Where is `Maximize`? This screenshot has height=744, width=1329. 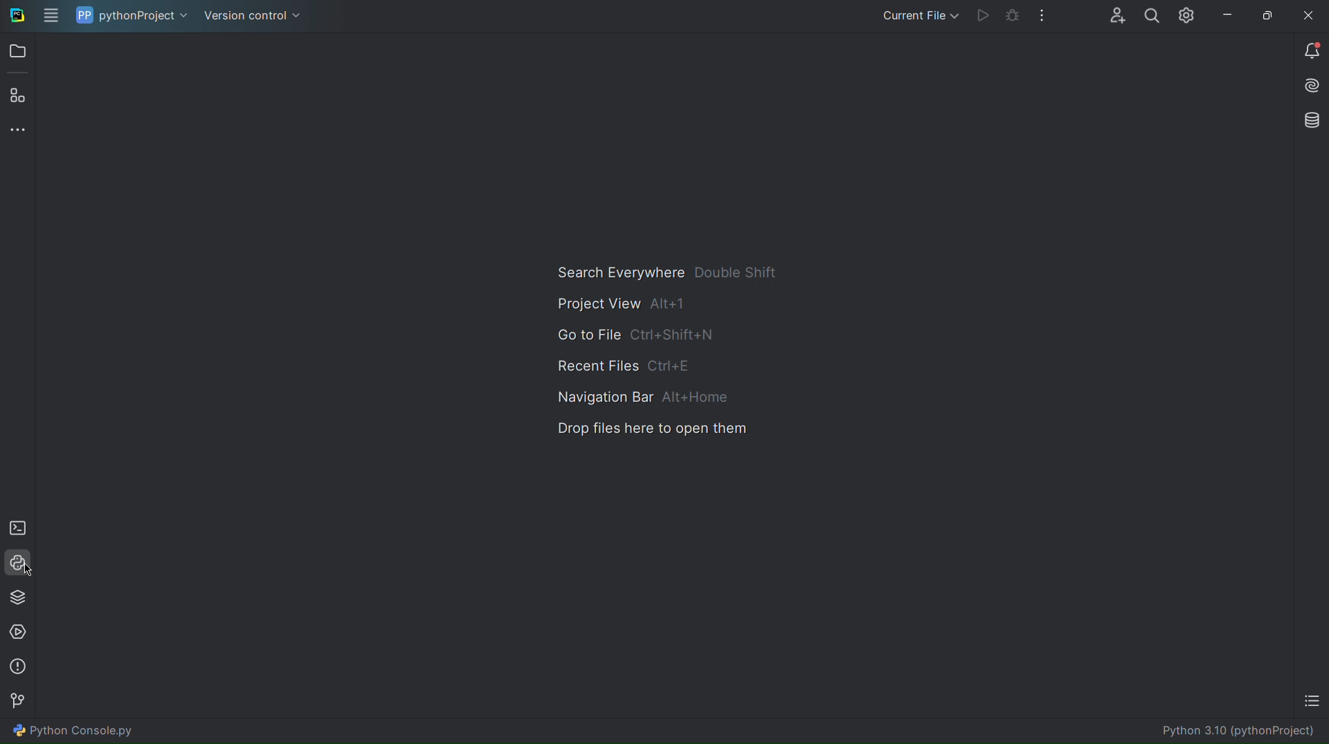
Maximize is located at coordinates (1267, 15).